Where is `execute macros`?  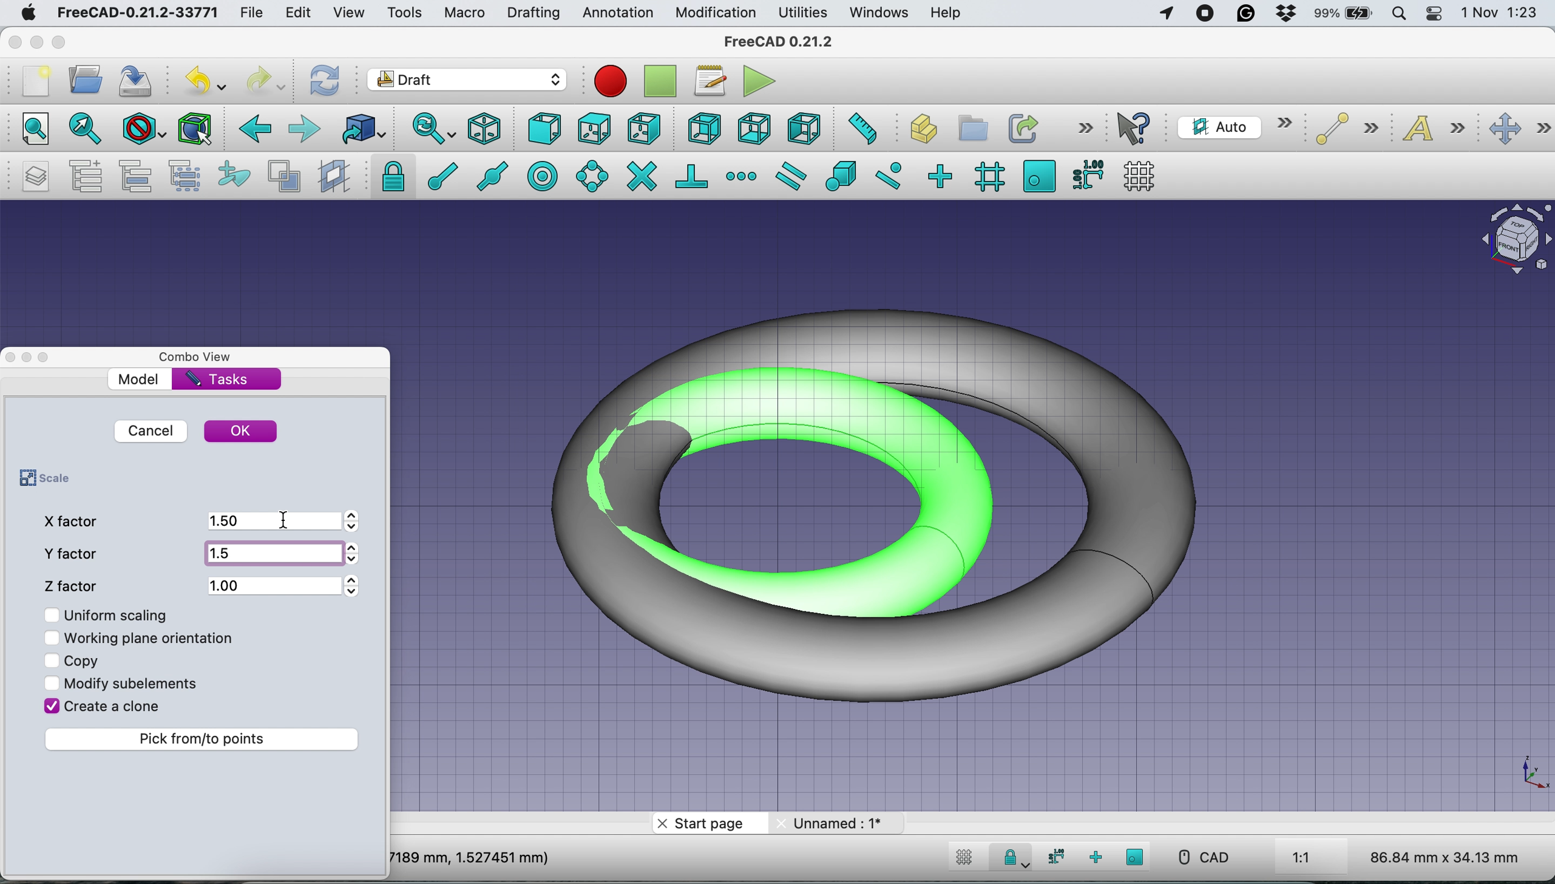
execute macros is located at coordinates (759, 81).